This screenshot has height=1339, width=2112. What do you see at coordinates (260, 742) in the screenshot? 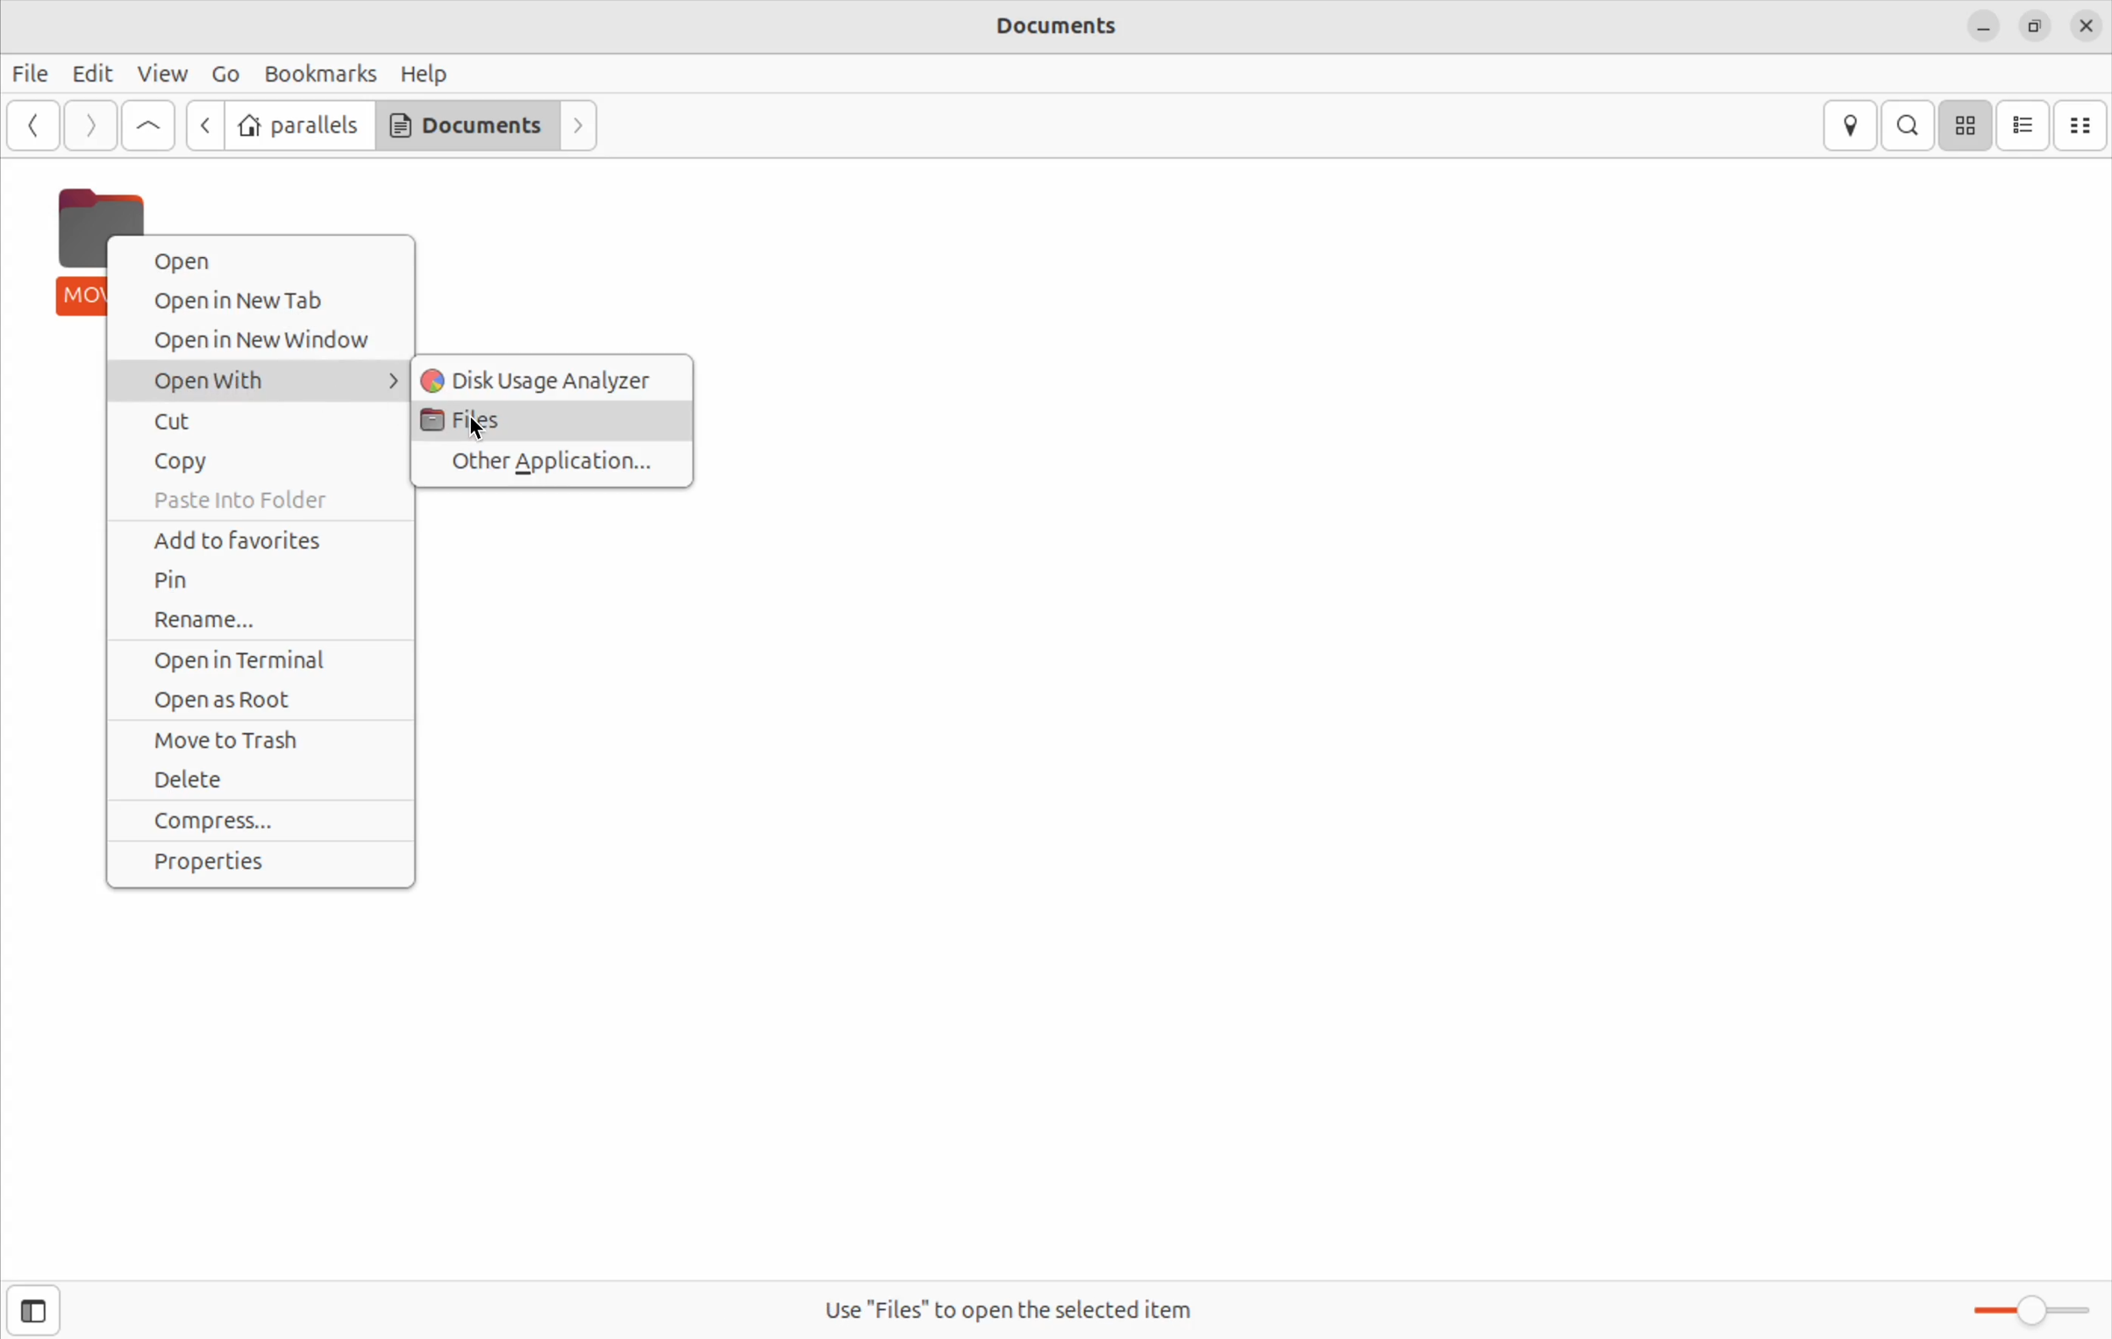
I see `Move to Trash` at bounding box center [260, 742].